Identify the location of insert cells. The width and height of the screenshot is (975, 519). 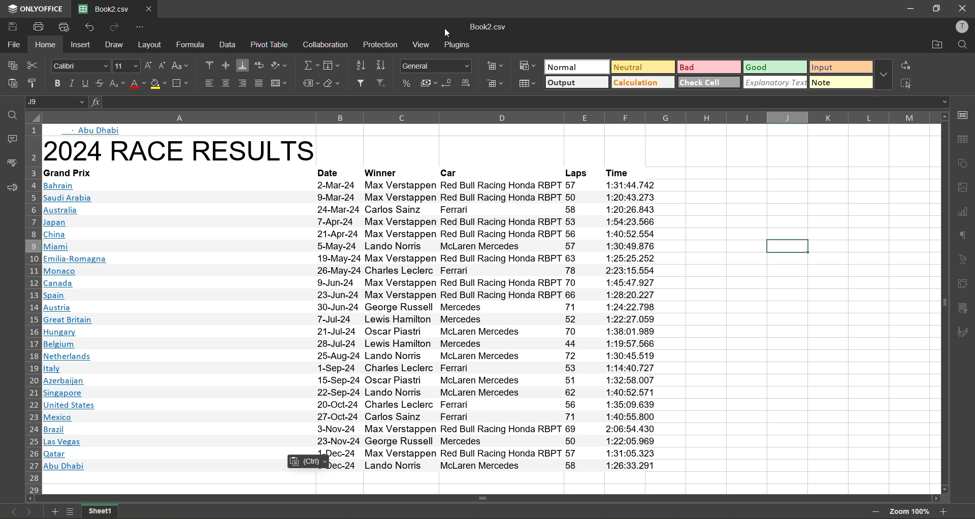
(496, 66).